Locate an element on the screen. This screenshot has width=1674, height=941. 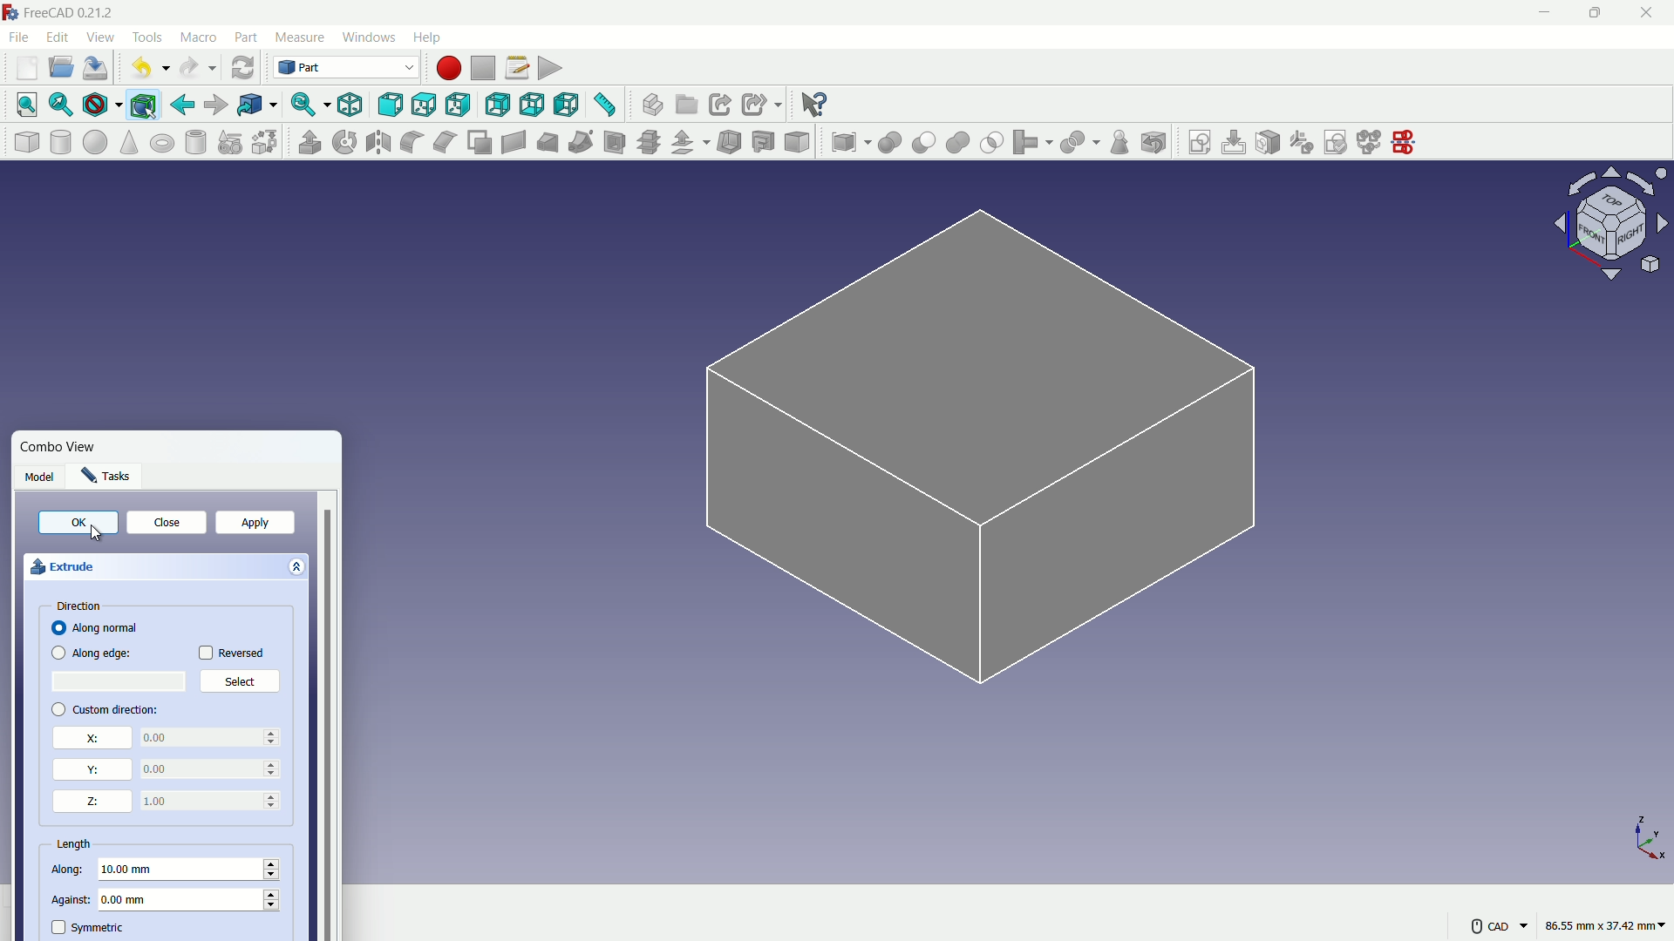
fit all is located at coordinates (29, 105).